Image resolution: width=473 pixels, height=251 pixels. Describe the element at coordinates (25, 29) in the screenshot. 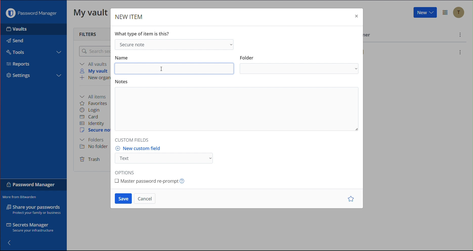

I see `Vaults` at that location.